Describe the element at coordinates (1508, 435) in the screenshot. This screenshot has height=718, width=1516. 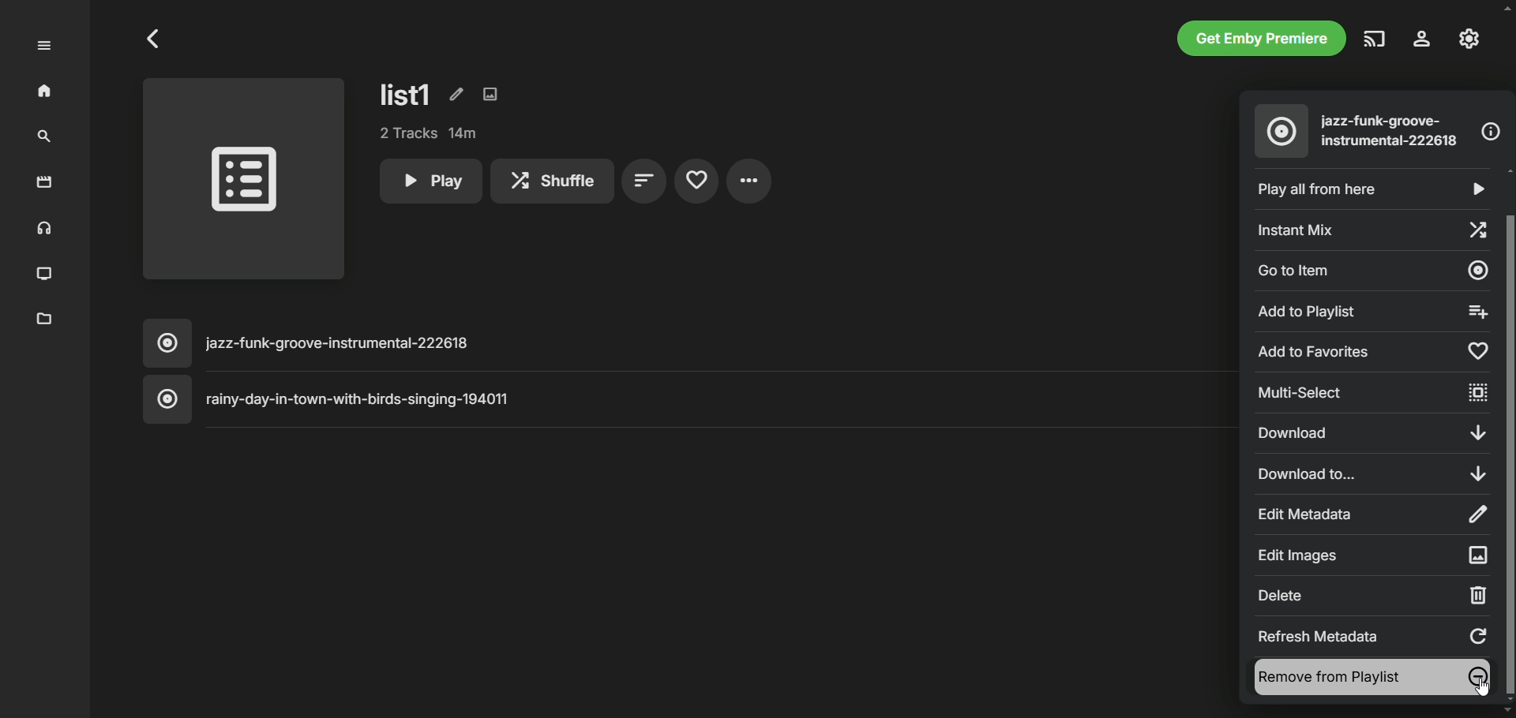
I see `Vertical slide bar` at that location.